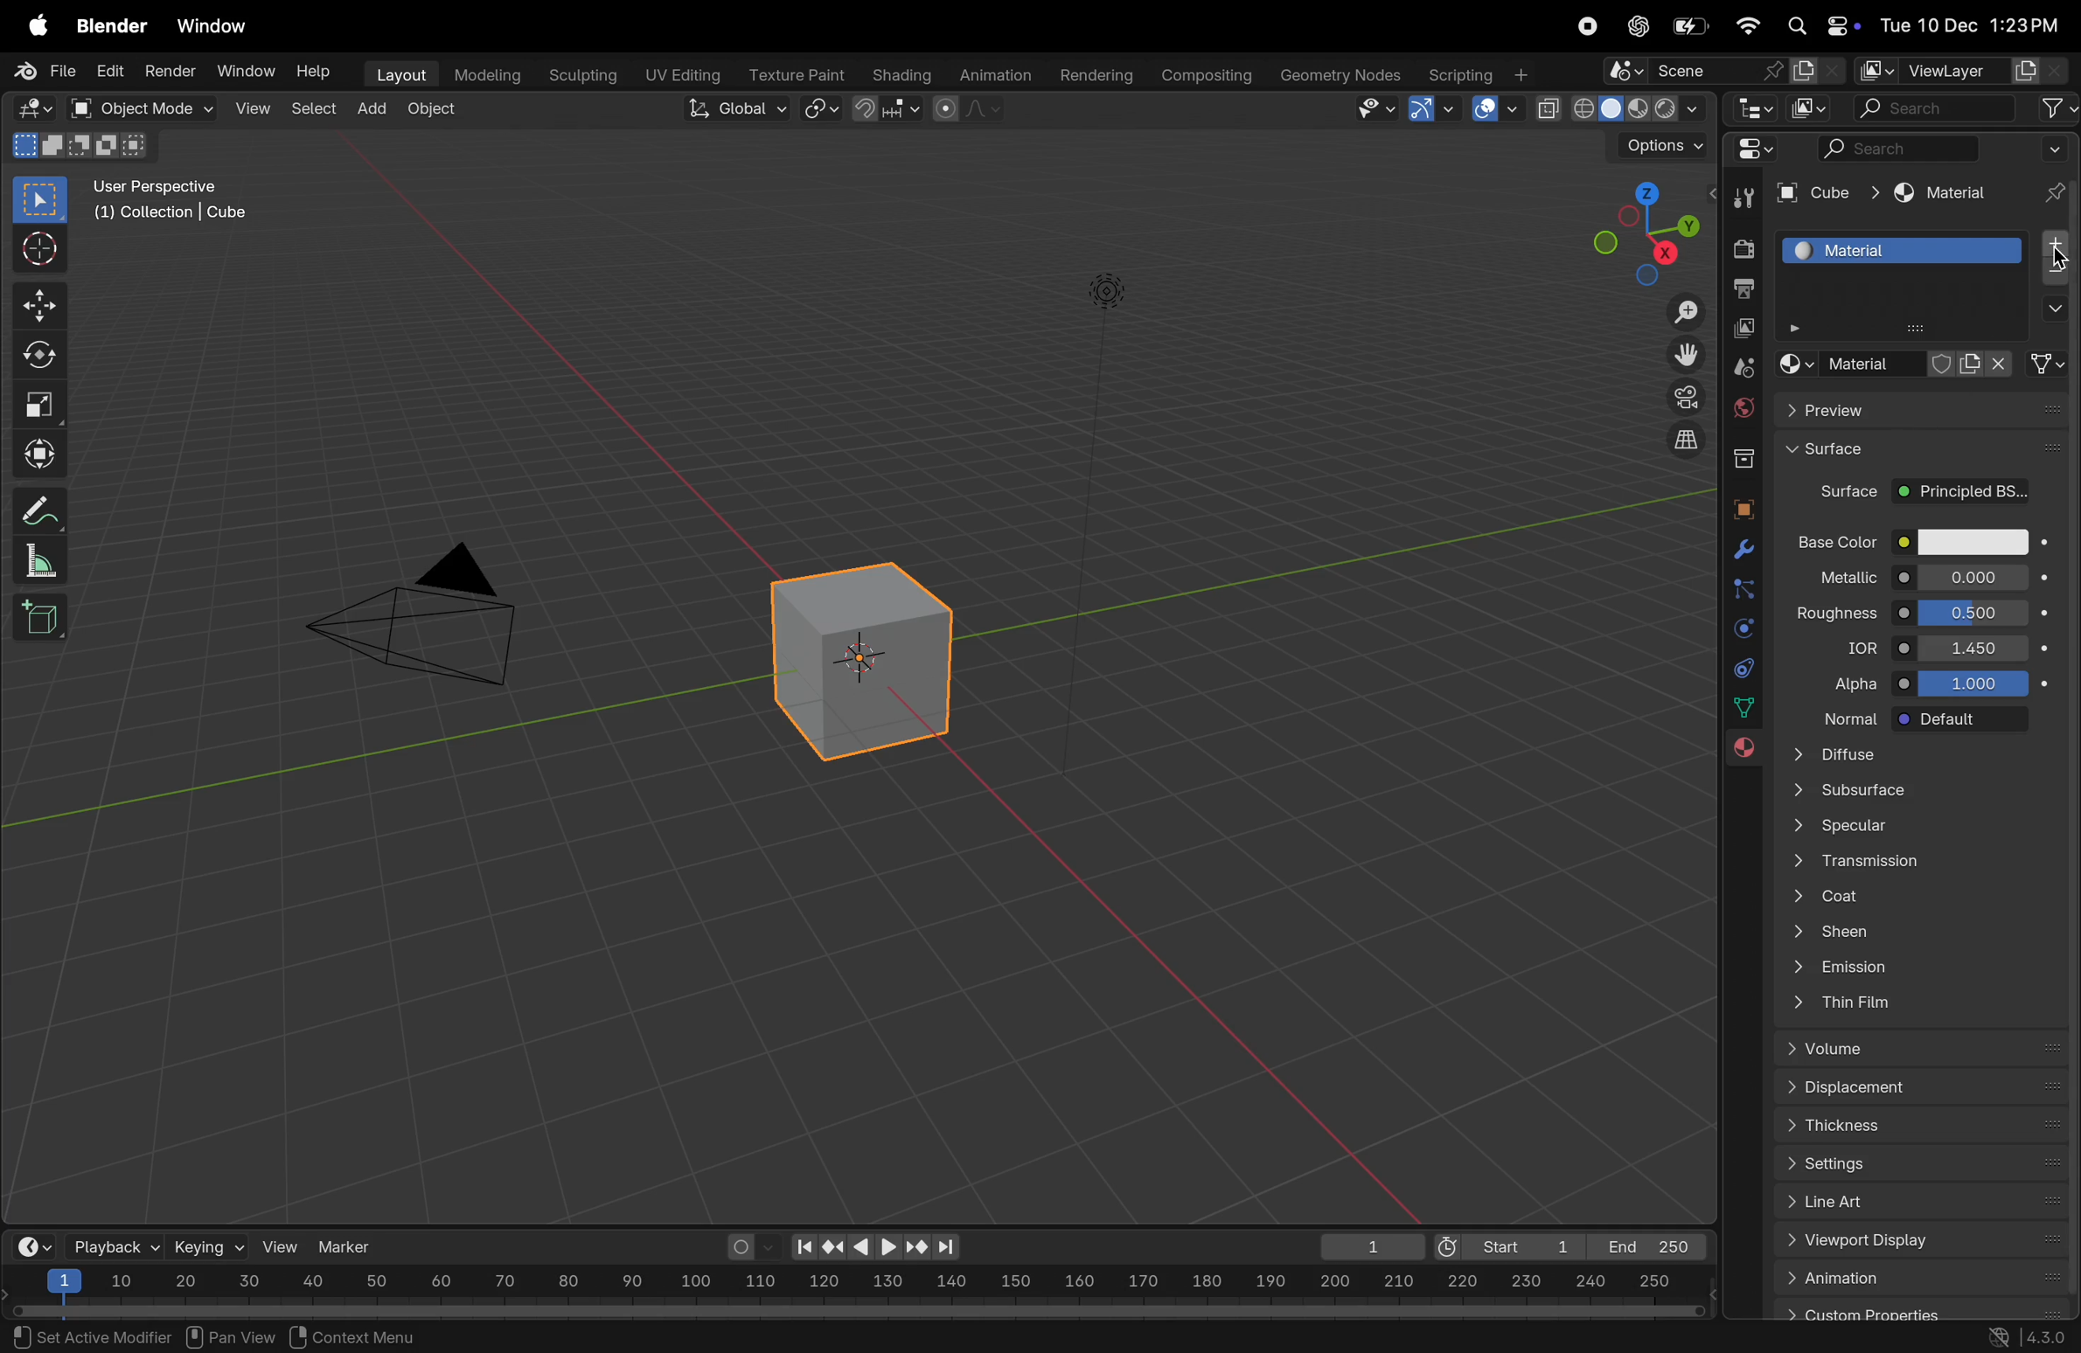  Describe the element at coordinates (1493, 109) in the screenshot. I see `show overlays` at that location.